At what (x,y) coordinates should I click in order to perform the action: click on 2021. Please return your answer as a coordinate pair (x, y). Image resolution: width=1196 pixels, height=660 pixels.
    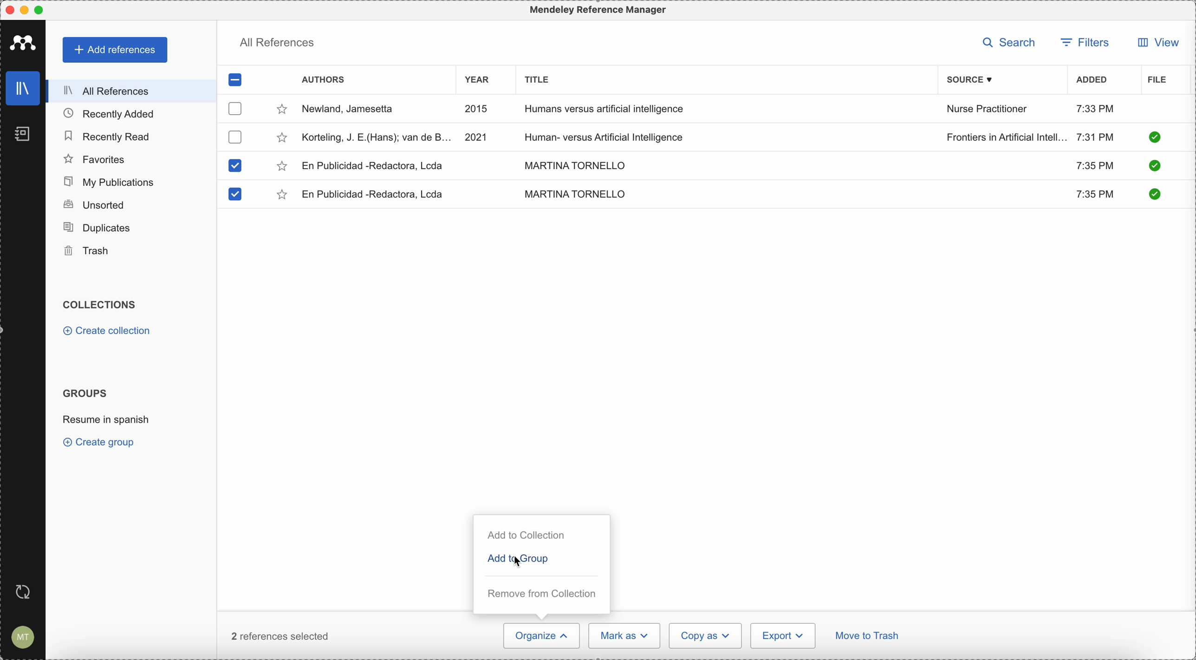
    Looking at the image, I should click on (477, 136).